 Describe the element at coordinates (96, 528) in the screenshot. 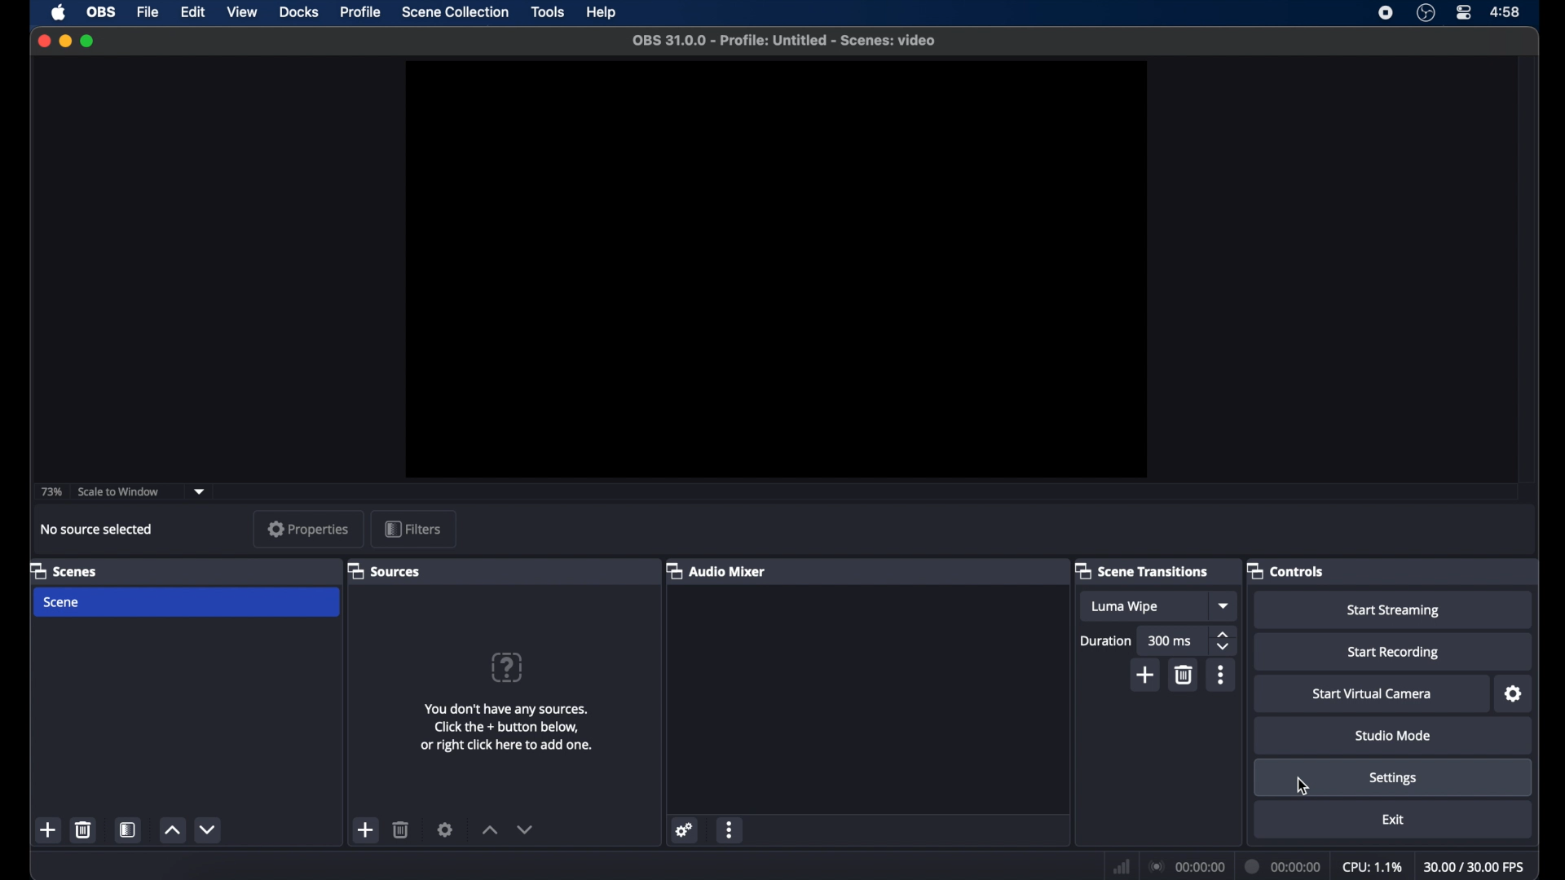

I see `no source selected` at that location.